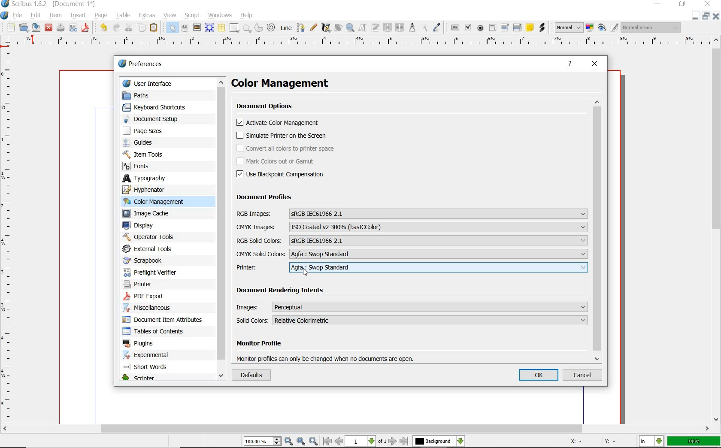  What do you see at coordinates (221, 28) in the screenshot?
I see `table` at bounding box center [221, 28].